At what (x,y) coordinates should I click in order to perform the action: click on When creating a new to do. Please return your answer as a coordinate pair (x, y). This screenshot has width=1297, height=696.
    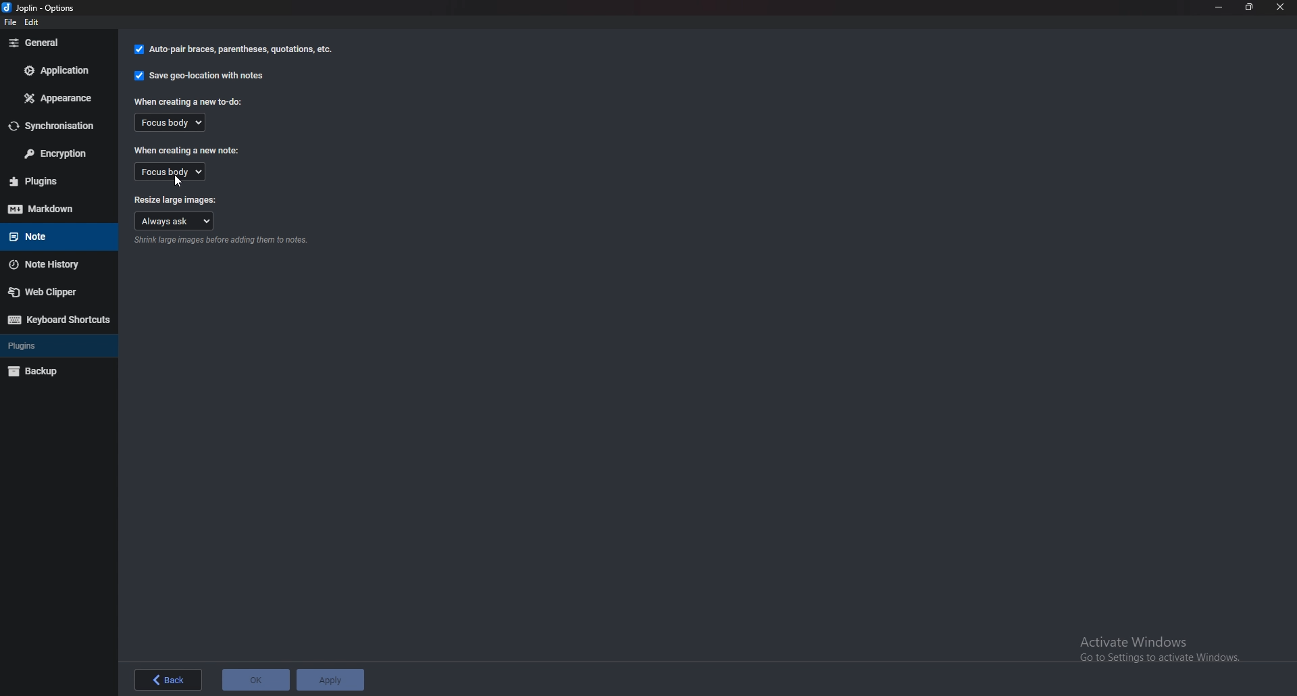
    Looking at the image, I should click on (190, 101).